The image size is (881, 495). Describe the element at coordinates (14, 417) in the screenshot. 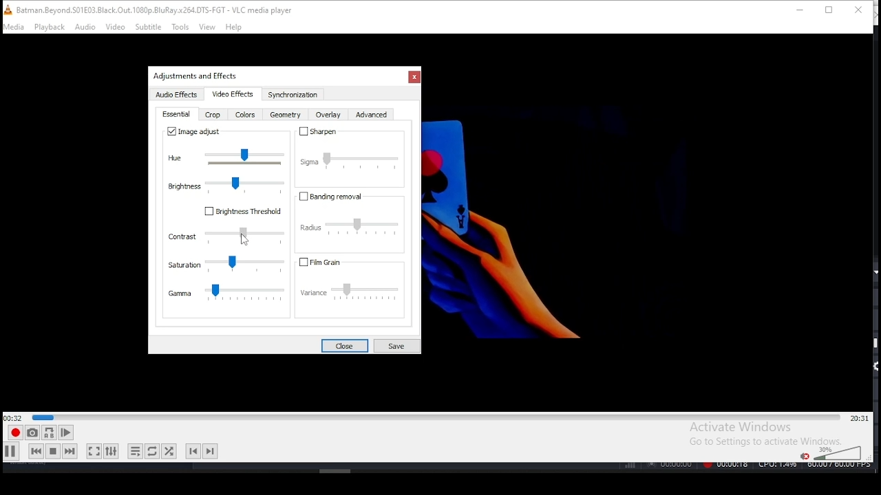

I see `elapsed time` at that location.